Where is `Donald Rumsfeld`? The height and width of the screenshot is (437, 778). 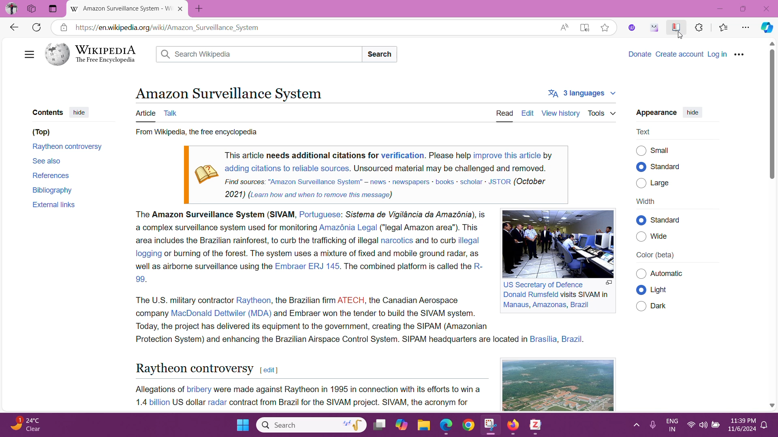
Donald Rumsfeld is located at coordinates (530, 295).